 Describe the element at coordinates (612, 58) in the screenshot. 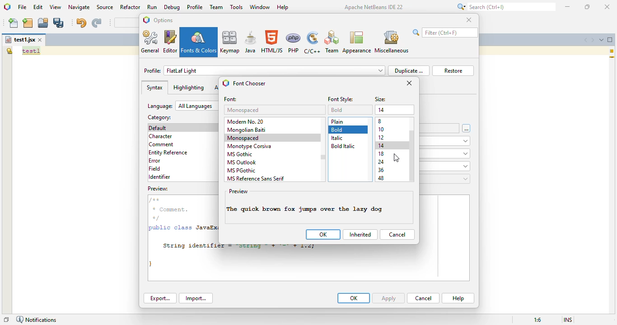

I see `current line` at that location.